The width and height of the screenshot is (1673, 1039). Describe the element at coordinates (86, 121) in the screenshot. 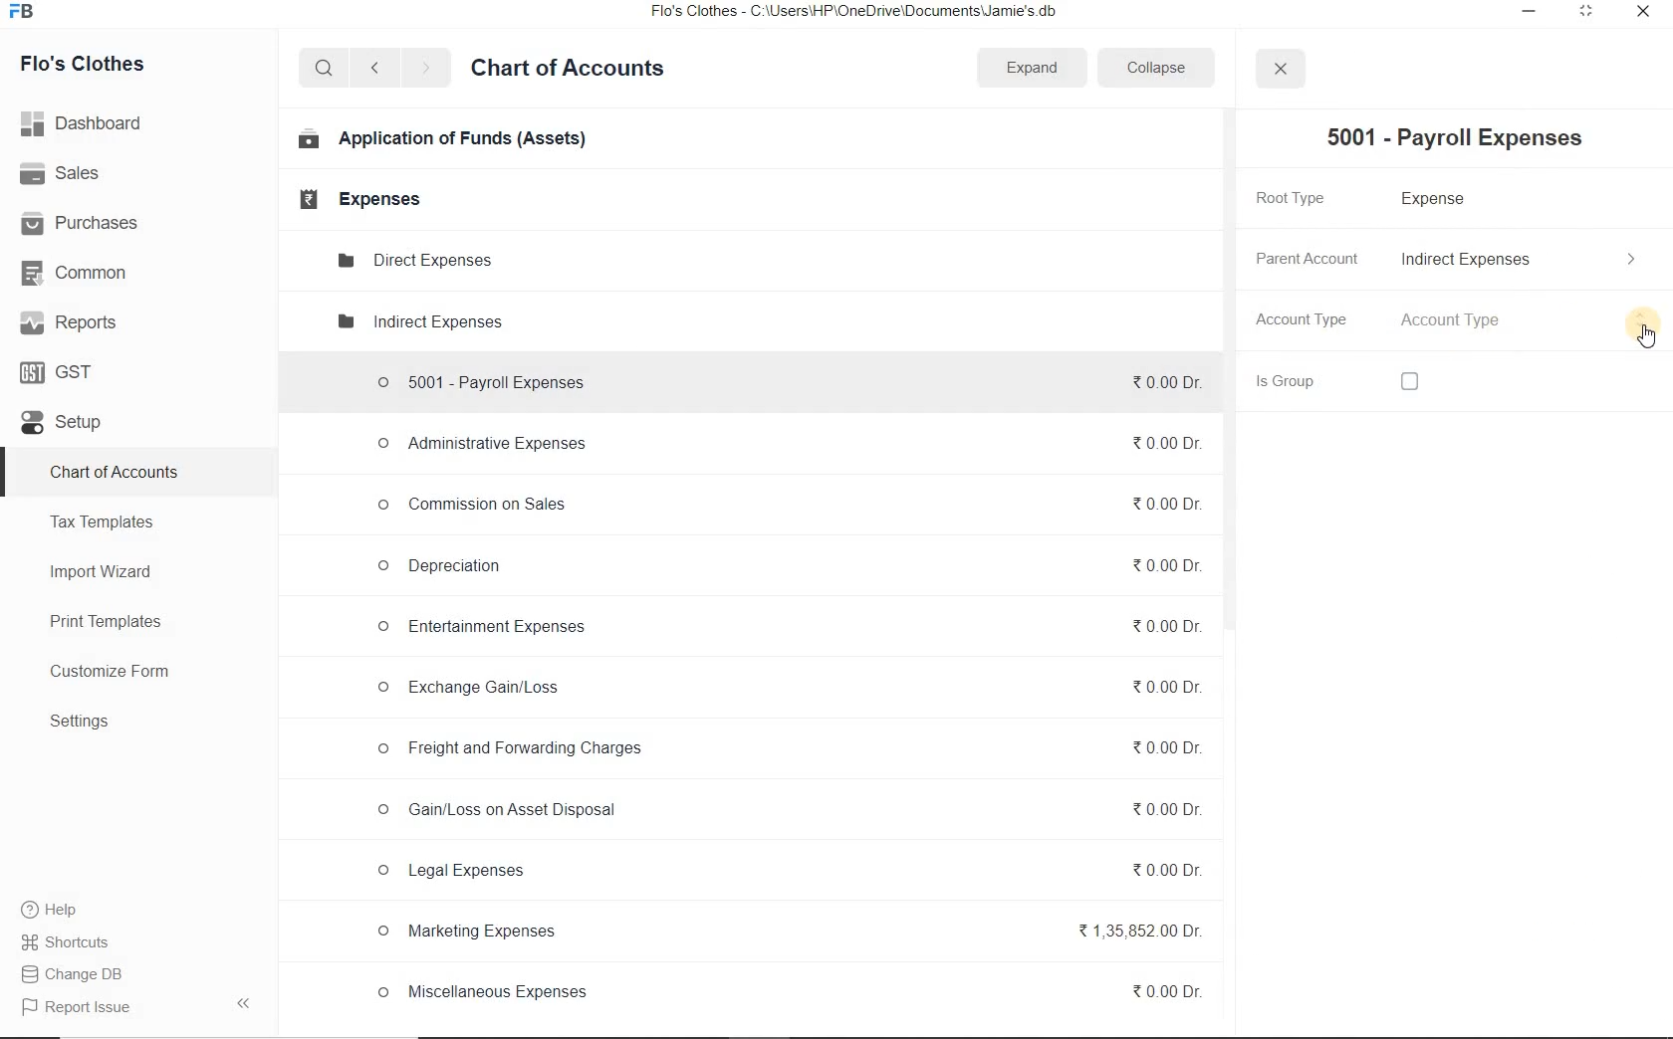

I see `Dashboard` at that location.